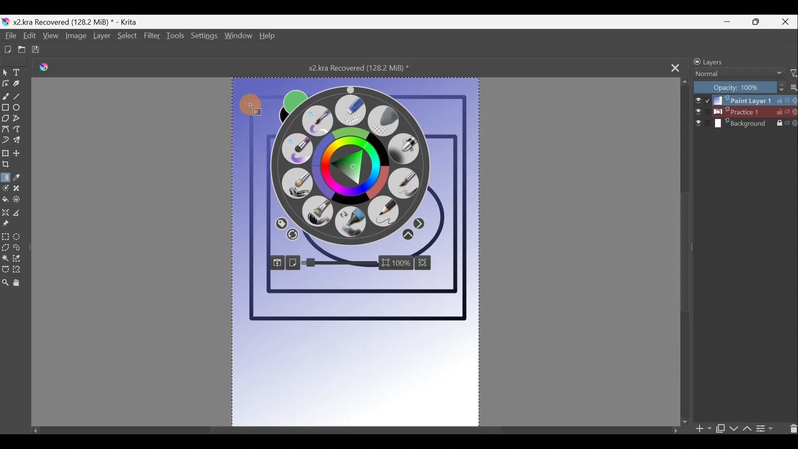  What do you see at coordinates (675, 67) in the screenshot?
I see `Close tab` at bounding box center [675, 67].